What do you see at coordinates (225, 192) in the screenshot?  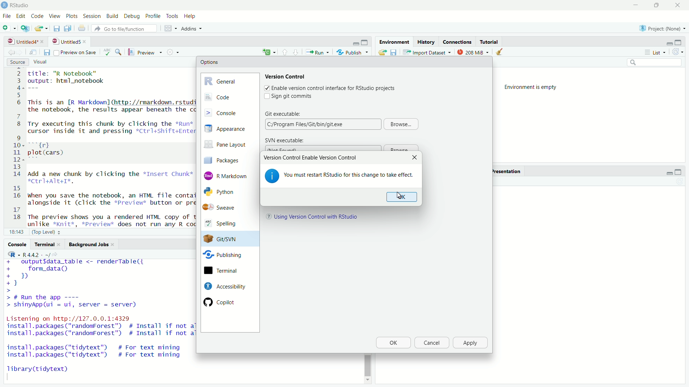 I see `python` at bounding box center [225, 192].